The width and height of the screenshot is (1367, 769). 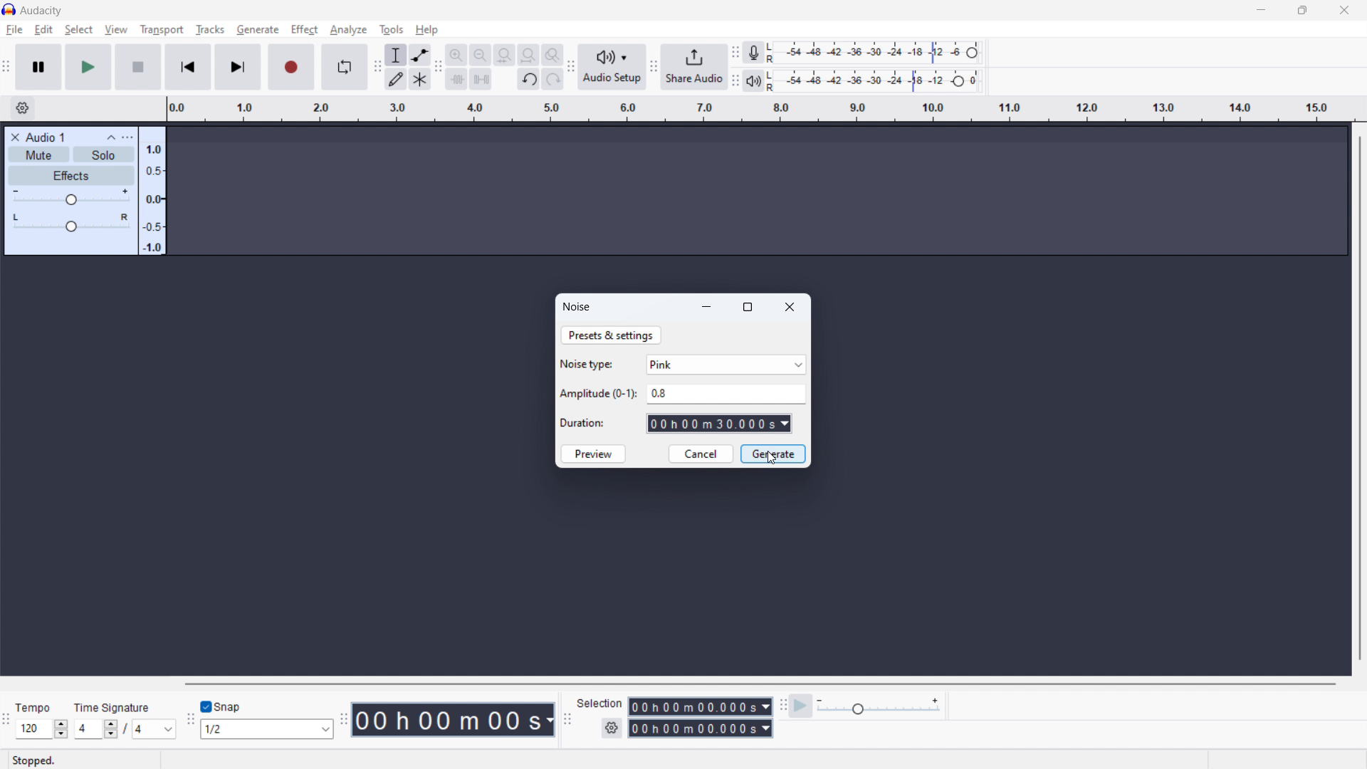 I want to click on maximize, so click(x=1301, y=10).